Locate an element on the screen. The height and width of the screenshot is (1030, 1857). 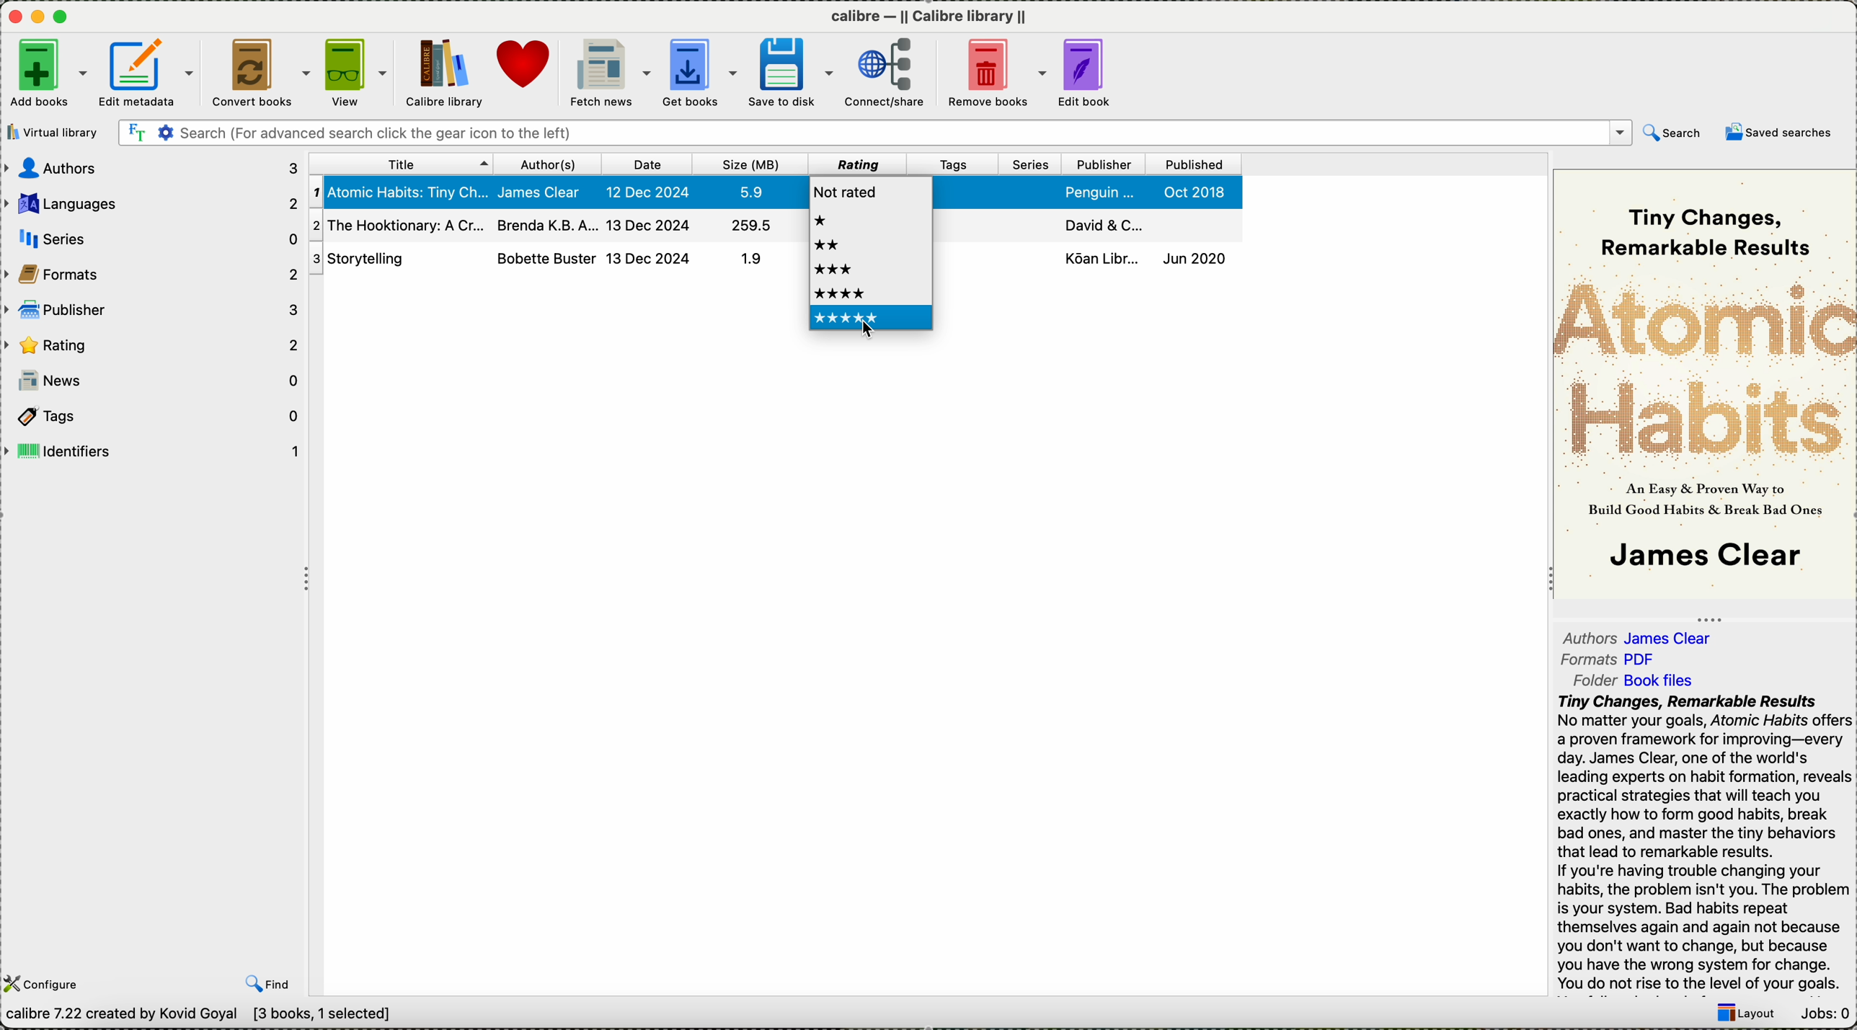
edit book is located at coordinates (1089, 72).